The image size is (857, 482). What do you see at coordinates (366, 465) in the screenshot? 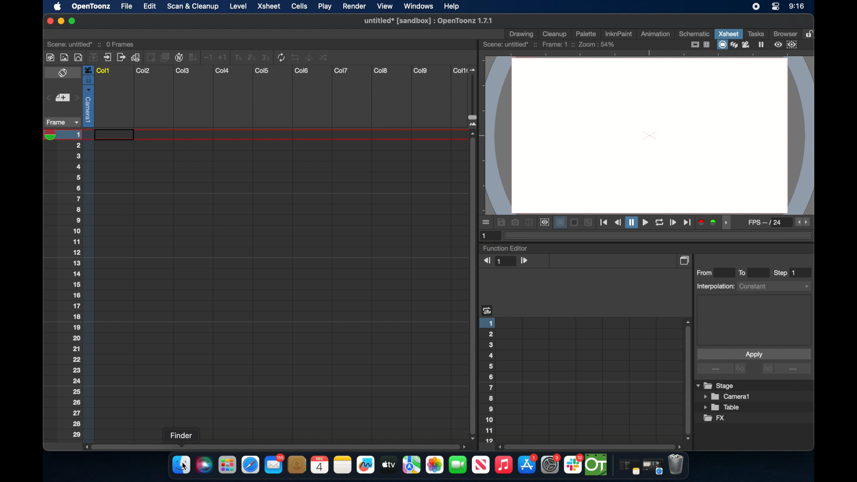
I see `freeform` at bounding box center [366, 465].